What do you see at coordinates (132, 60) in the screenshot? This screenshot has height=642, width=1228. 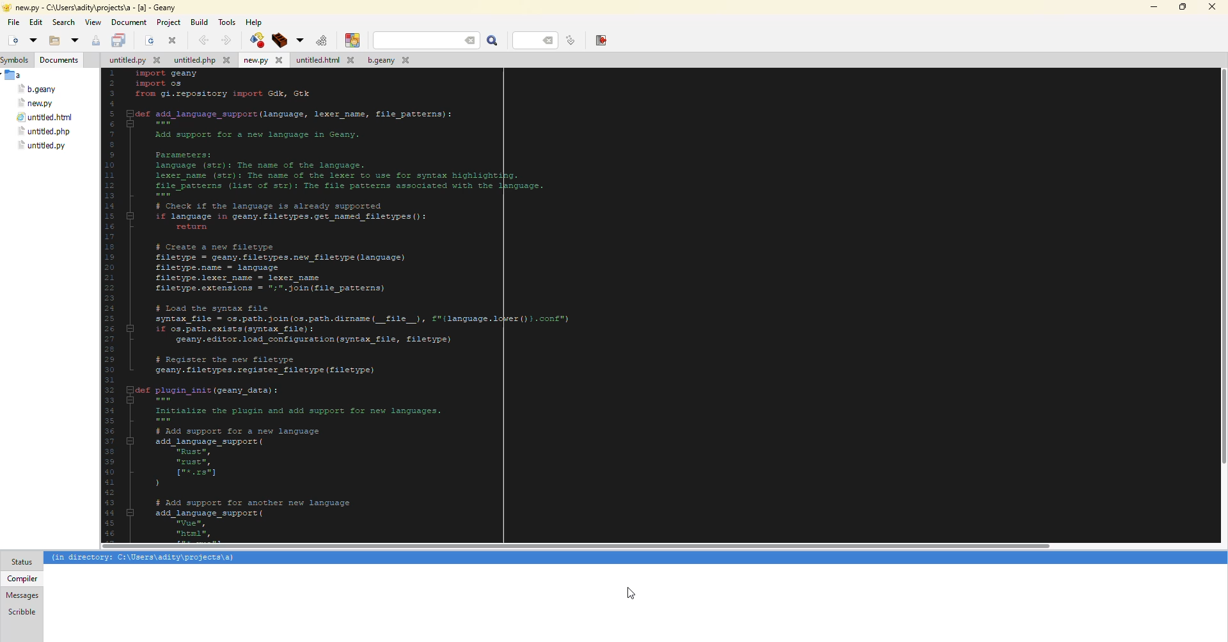 I see `file` at bounding box center [132, 60].